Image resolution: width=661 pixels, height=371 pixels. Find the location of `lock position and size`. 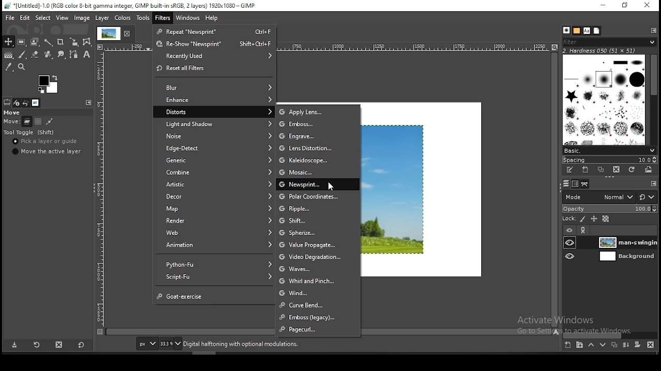

lock position and size is located at coordinates (593, 220).